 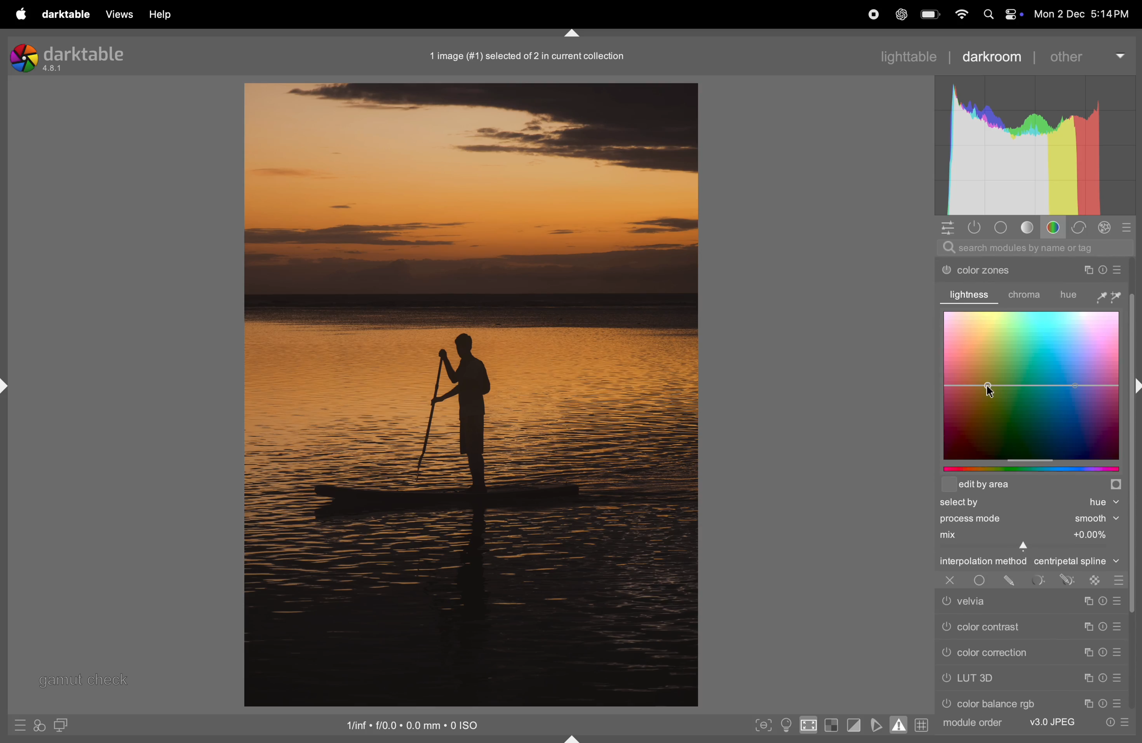 I want to click on hue, so click(x=1091, y=295).